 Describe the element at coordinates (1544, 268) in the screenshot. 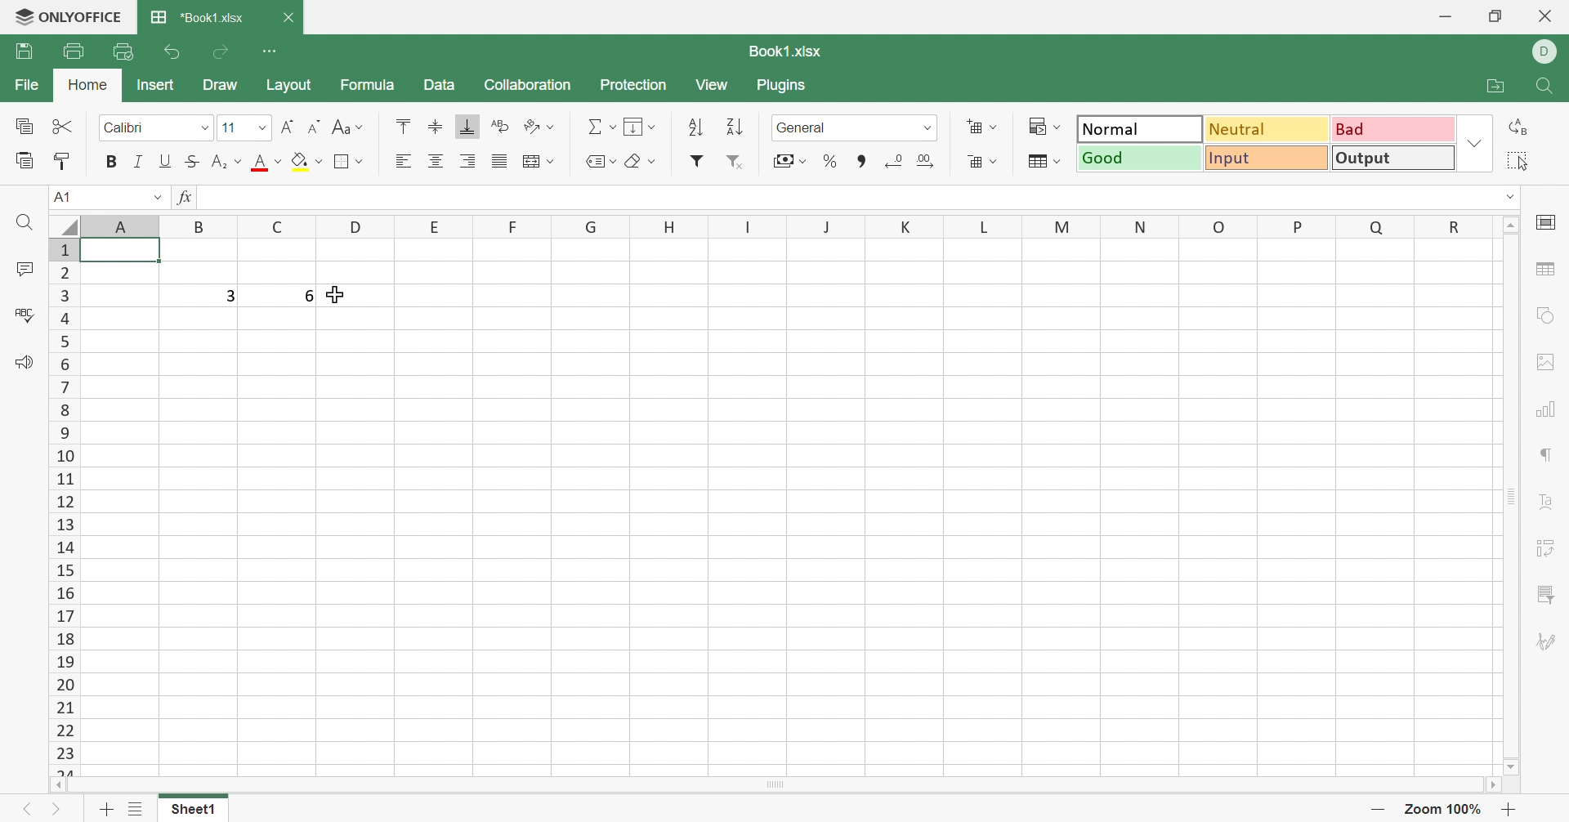

I see `Table settings` at that location.